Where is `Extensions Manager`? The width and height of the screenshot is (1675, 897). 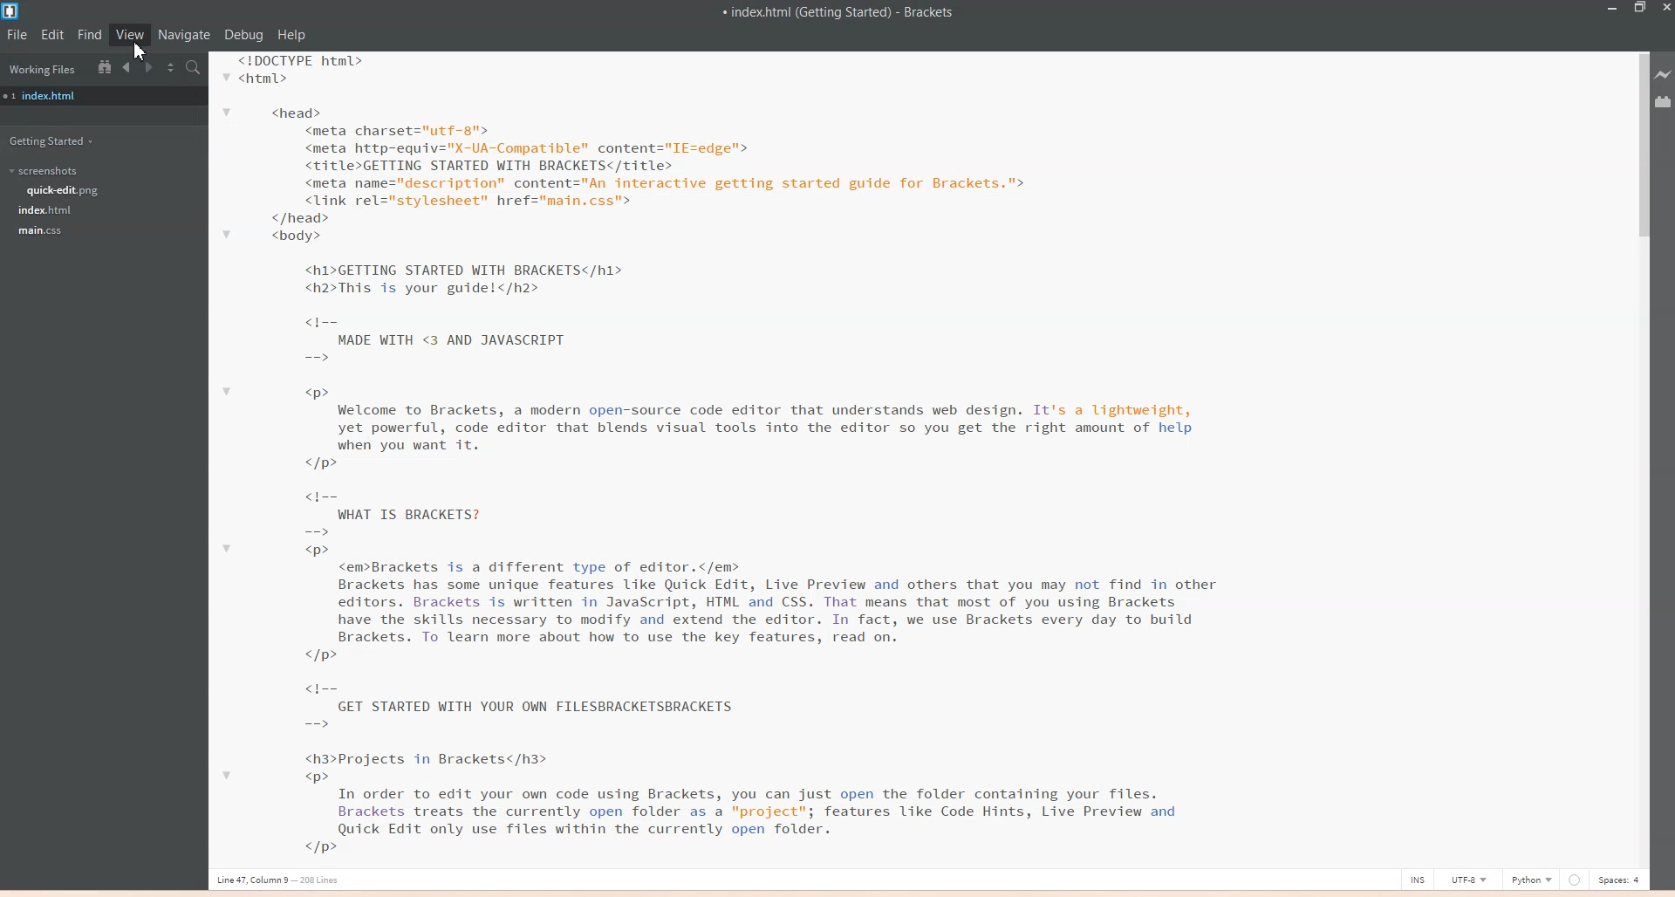 Extensions Manager is located at coordinates (1664, 100).